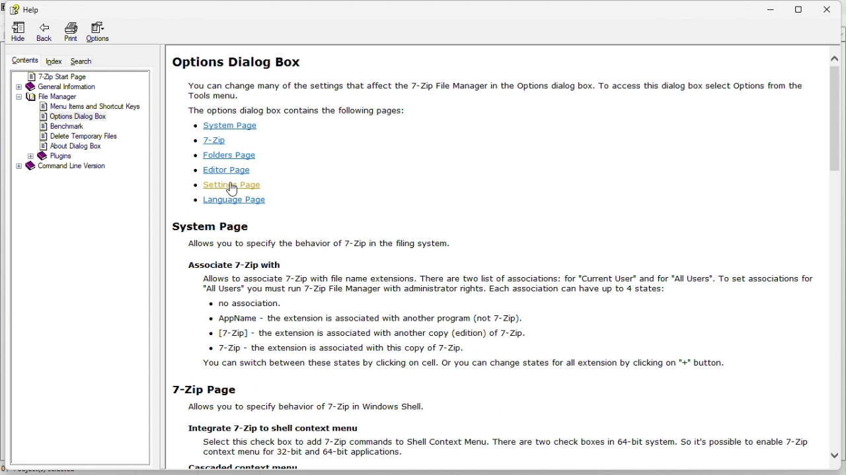  I want to click on File manager, so click(50, 96).